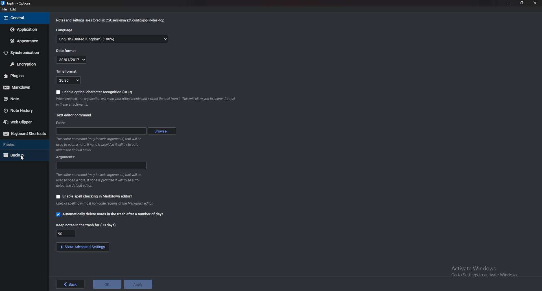 Image resolution: width=542 pixels, height=291 pixels. Describe the element at coordinates (68, 71) in the screenshot. I see `Time format` at that location.